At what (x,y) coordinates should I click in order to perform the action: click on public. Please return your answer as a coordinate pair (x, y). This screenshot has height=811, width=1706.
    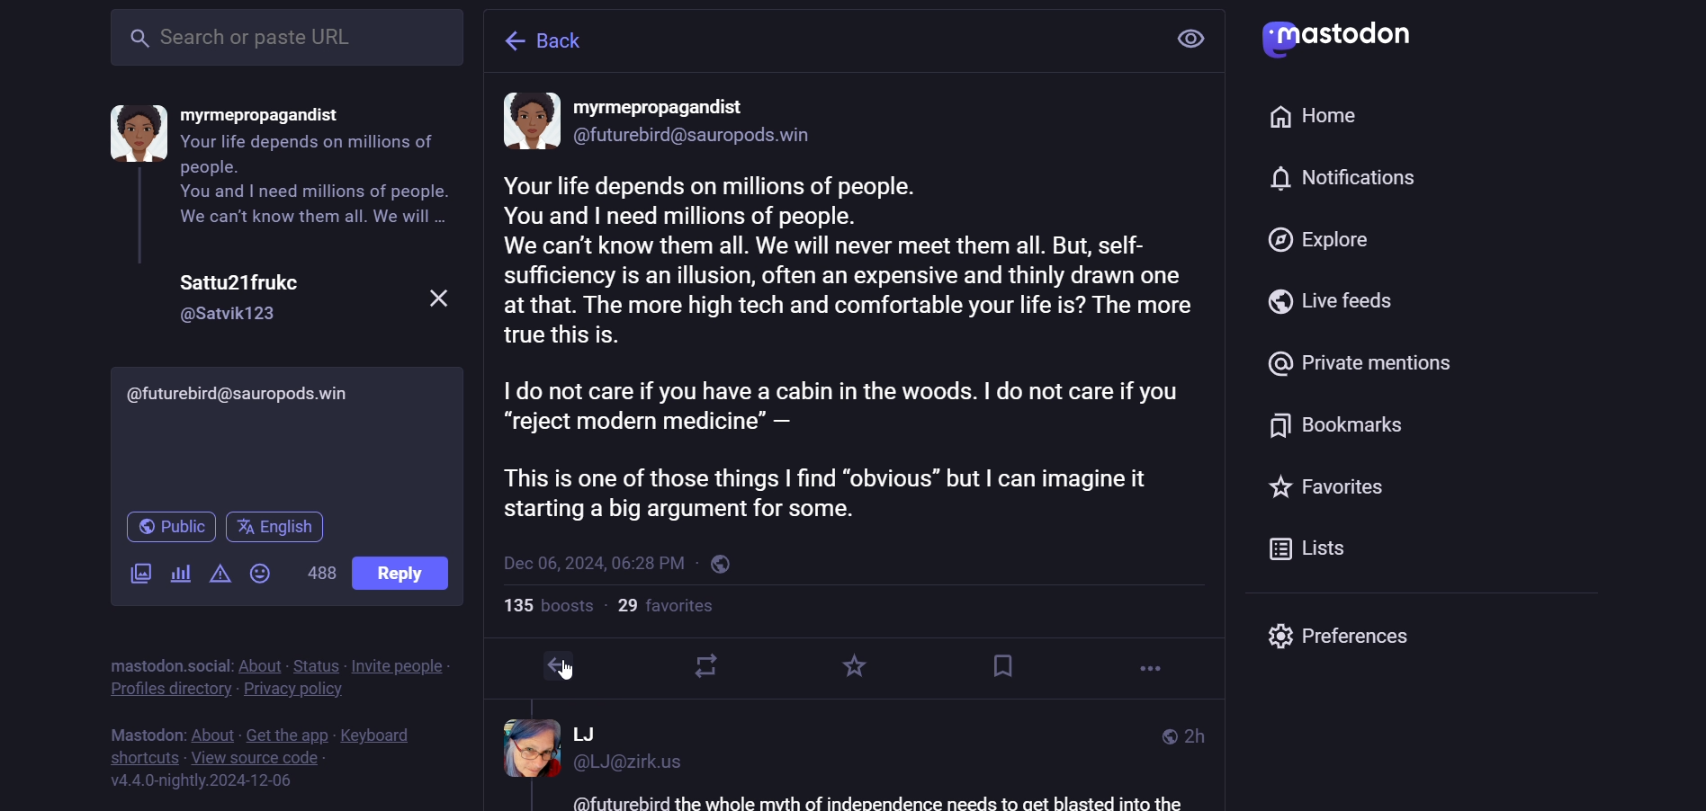
    Looking at the image, I should click on (1168, 736).